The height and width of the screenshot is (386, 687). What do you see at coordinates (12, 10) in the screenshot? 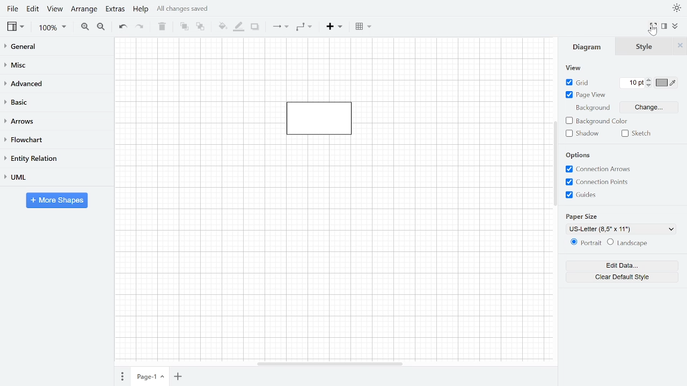
I see `File` at bounding box center [12, 10].